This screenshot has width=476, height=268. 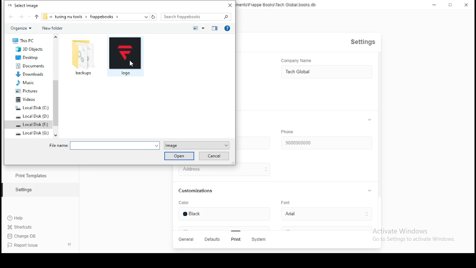 I want to click on 3d Objects , so click(x=29, y=50).